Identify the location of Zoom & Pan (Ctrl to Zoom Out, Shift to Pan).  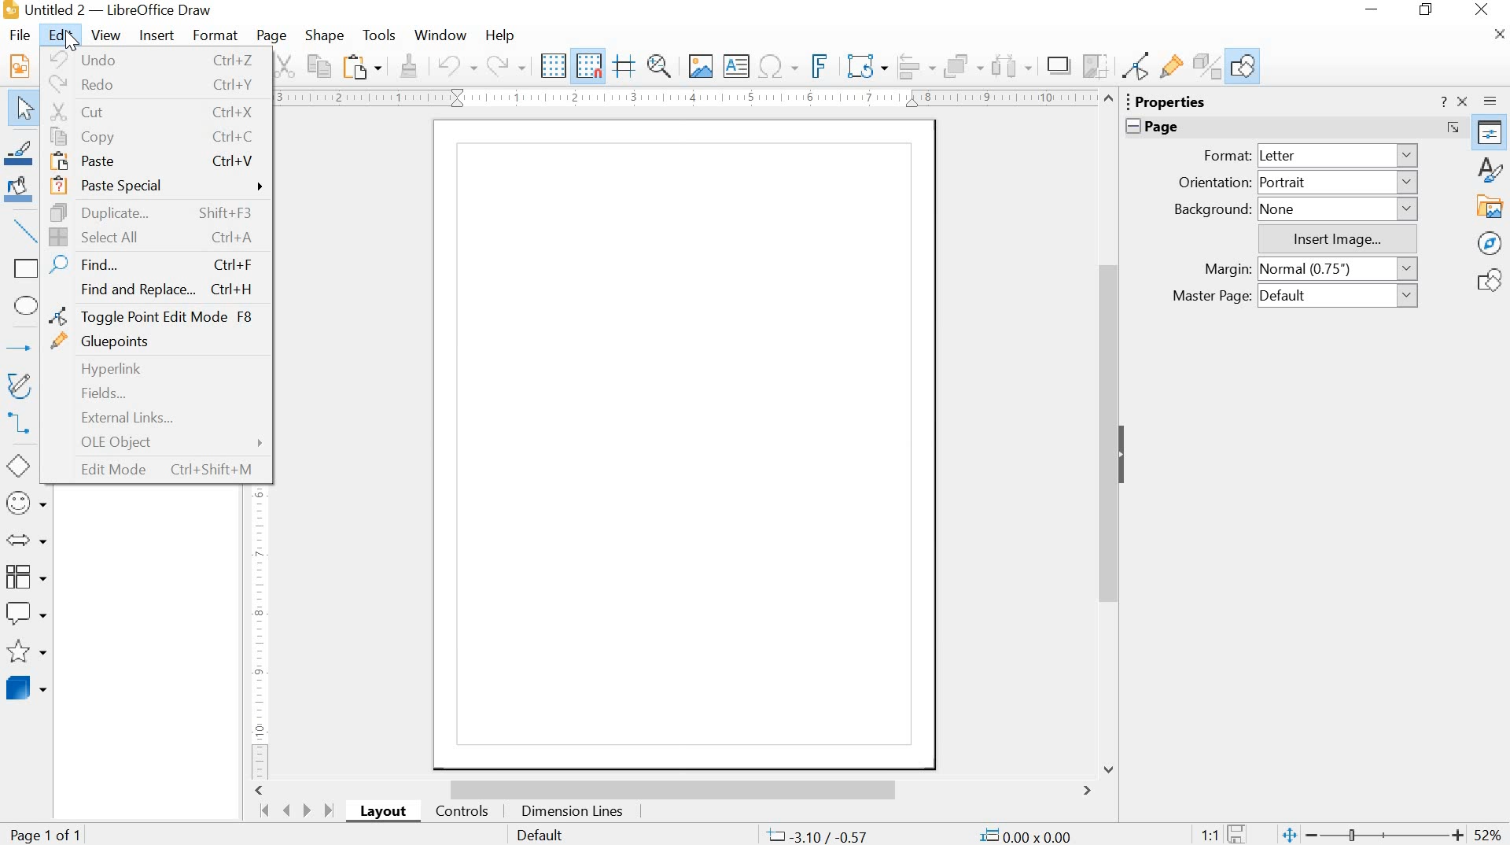
(660, 66).